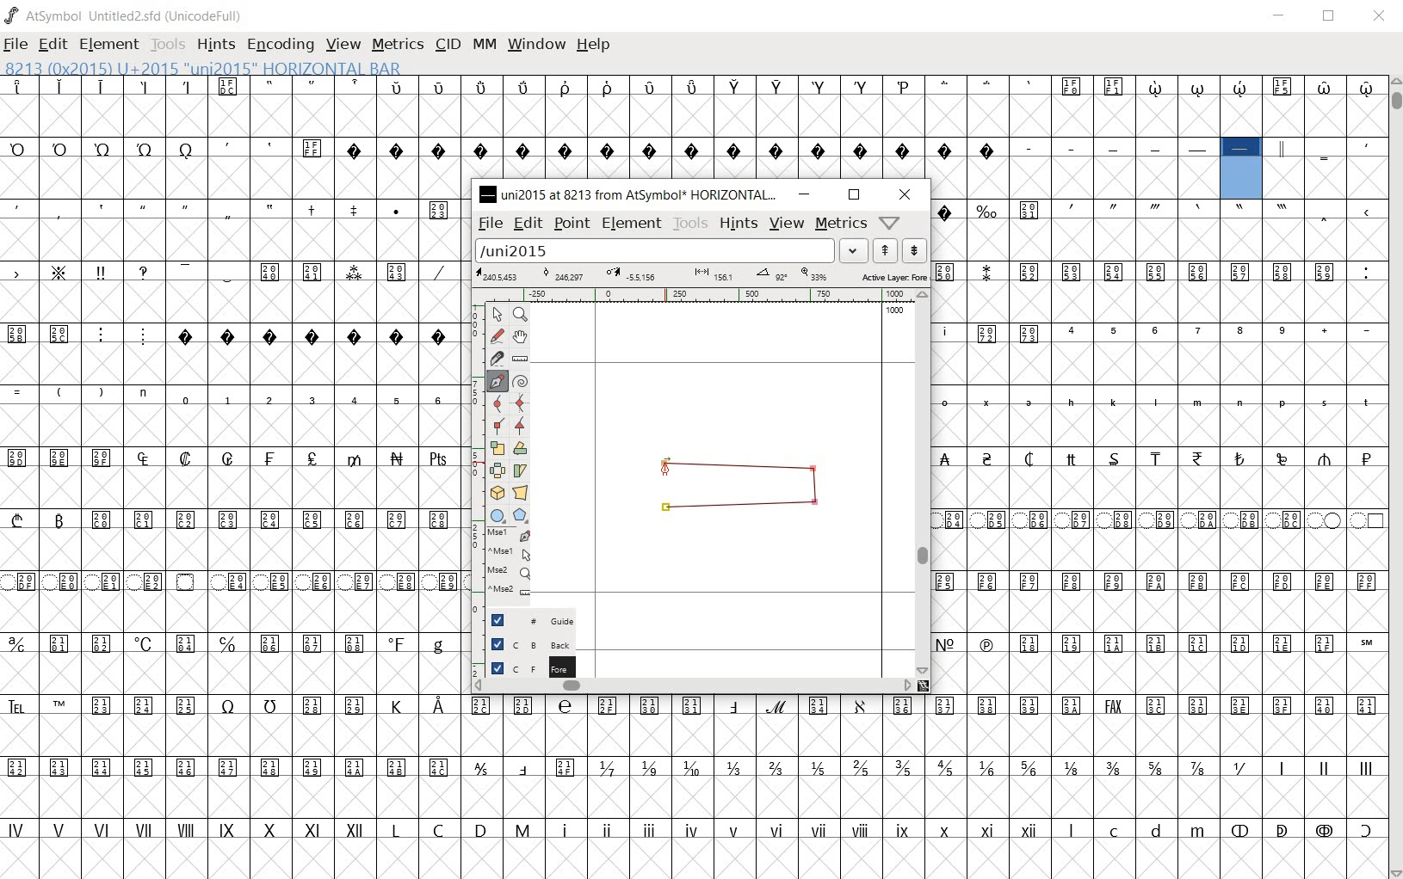  I want to click on RESTORE DOWN, so click(1332, 17).